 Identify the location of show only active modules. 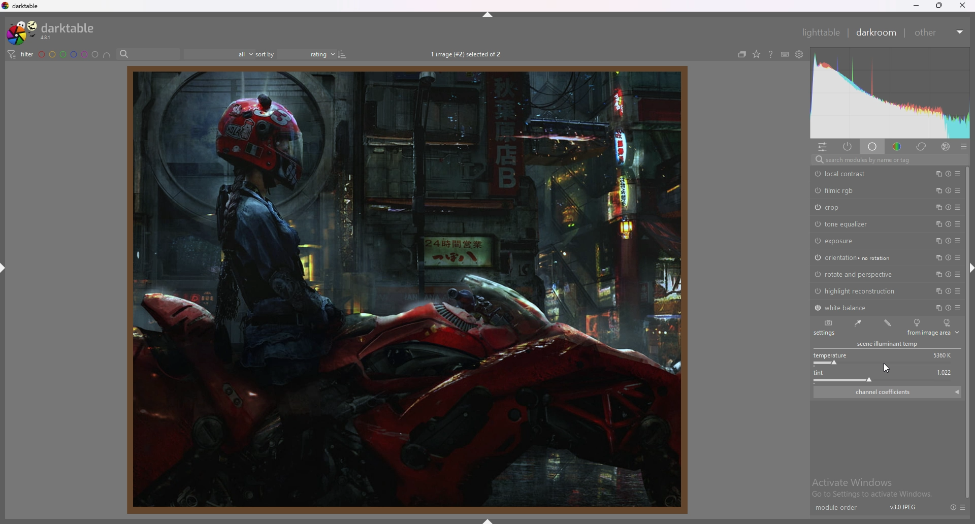
(847, 147).